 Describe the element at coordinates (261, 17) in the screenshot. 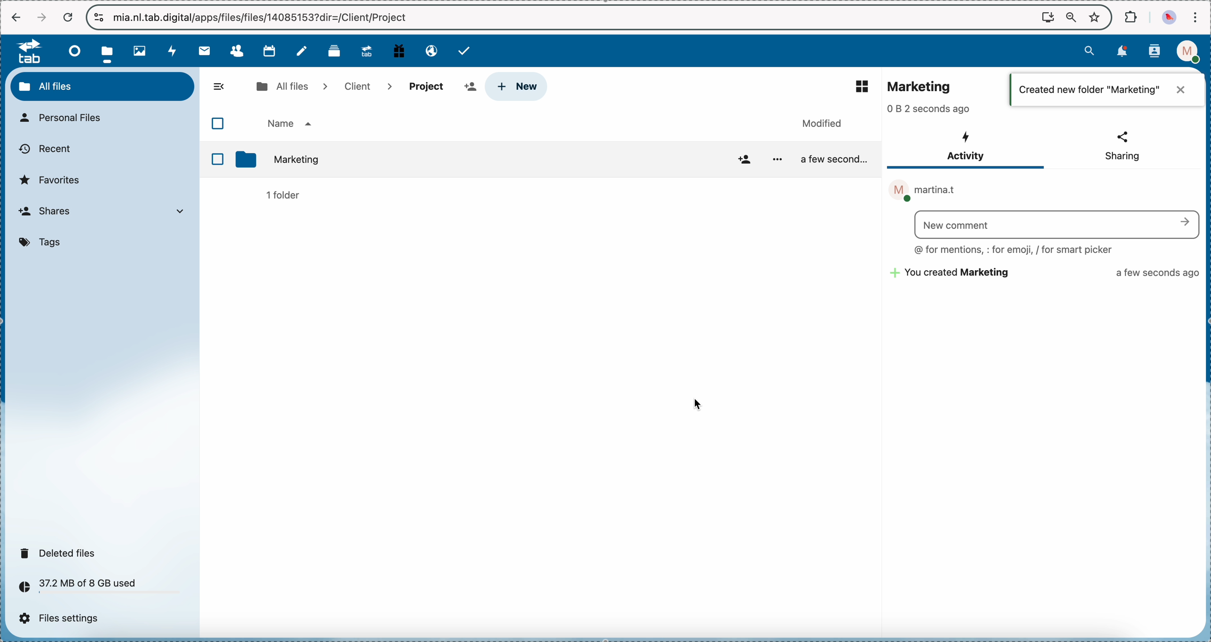

I see `url` at that location.